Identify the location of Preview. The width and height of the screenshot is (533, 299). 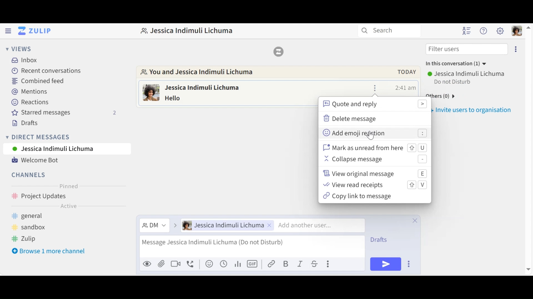
(147, 265).